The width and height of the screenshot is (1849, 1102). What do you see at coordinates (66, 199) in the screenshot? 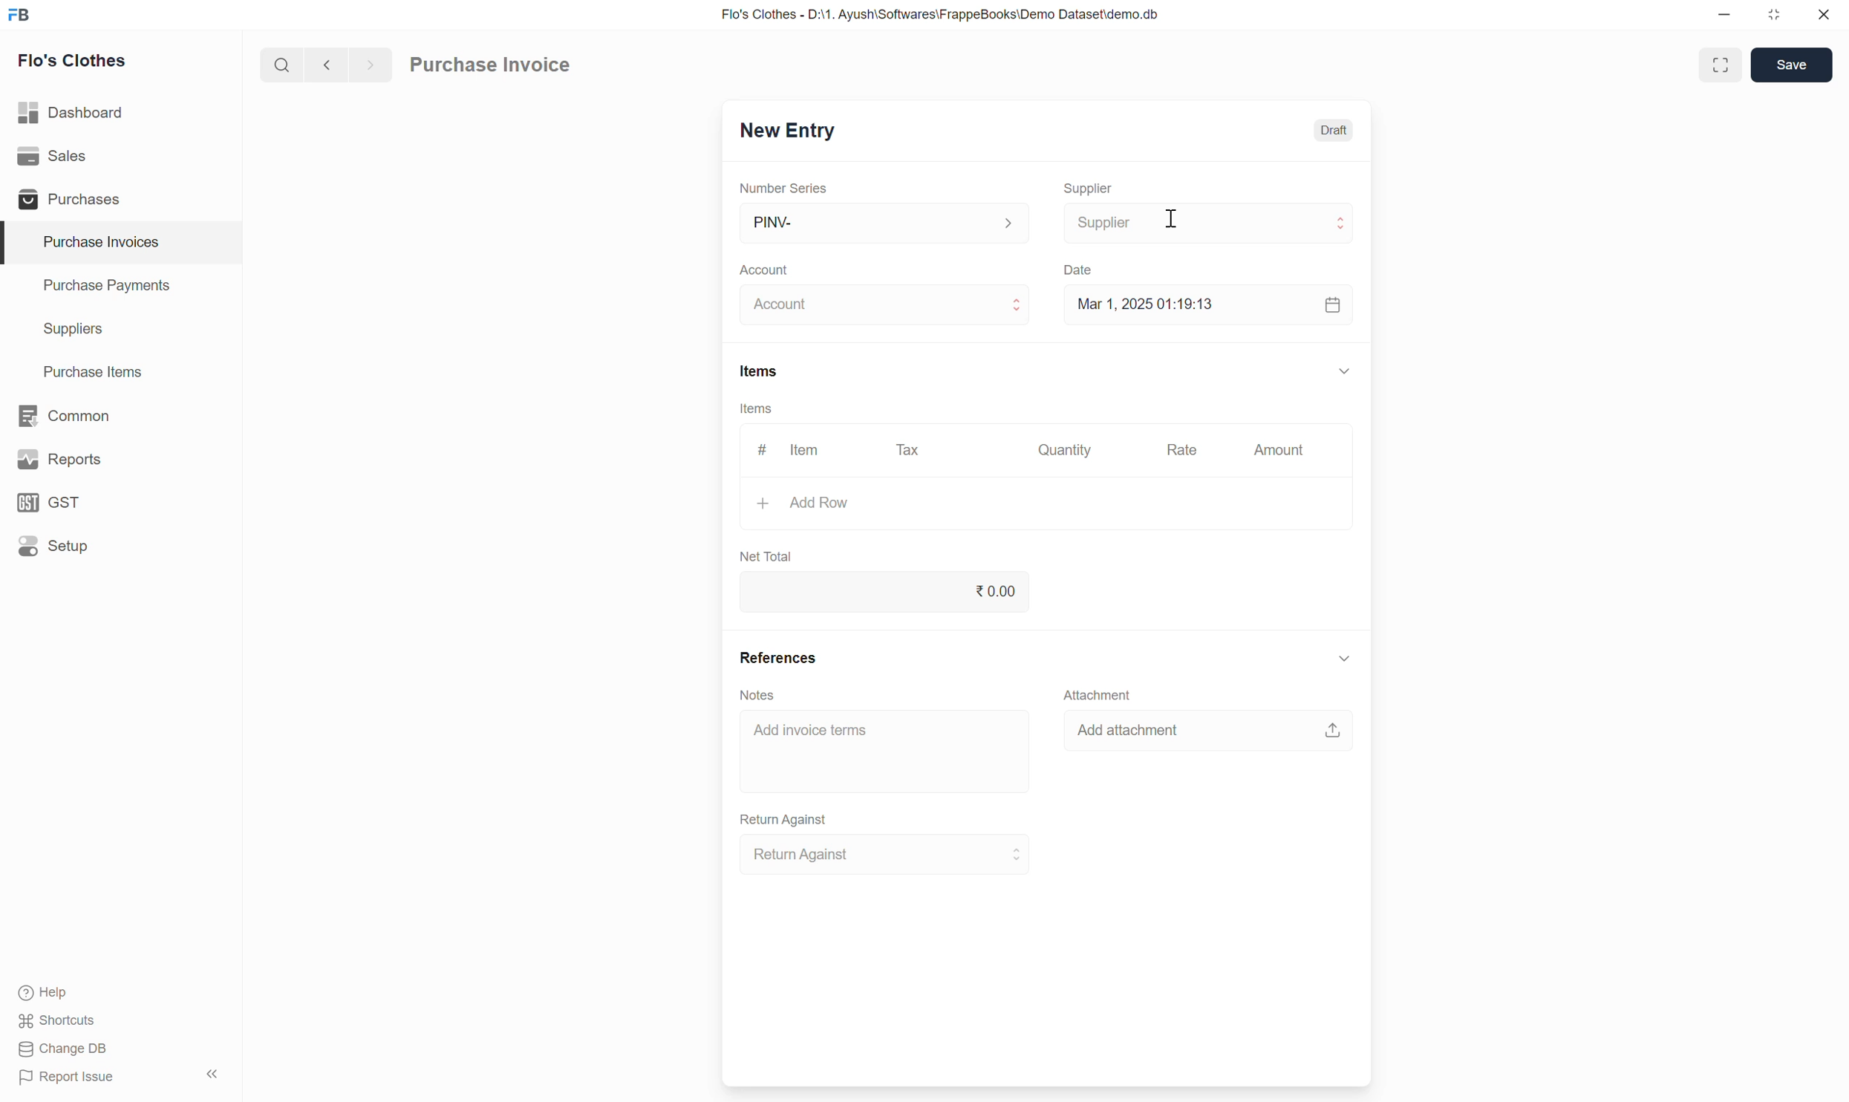
I see `Purchases` at bounding box center [66, 199].